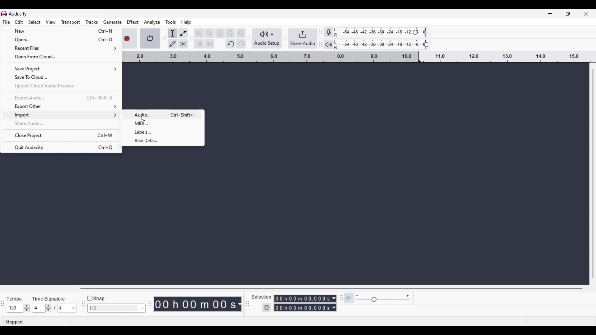 The image size is (596, 335). I want to click on Playback meter, so click(332, 44).